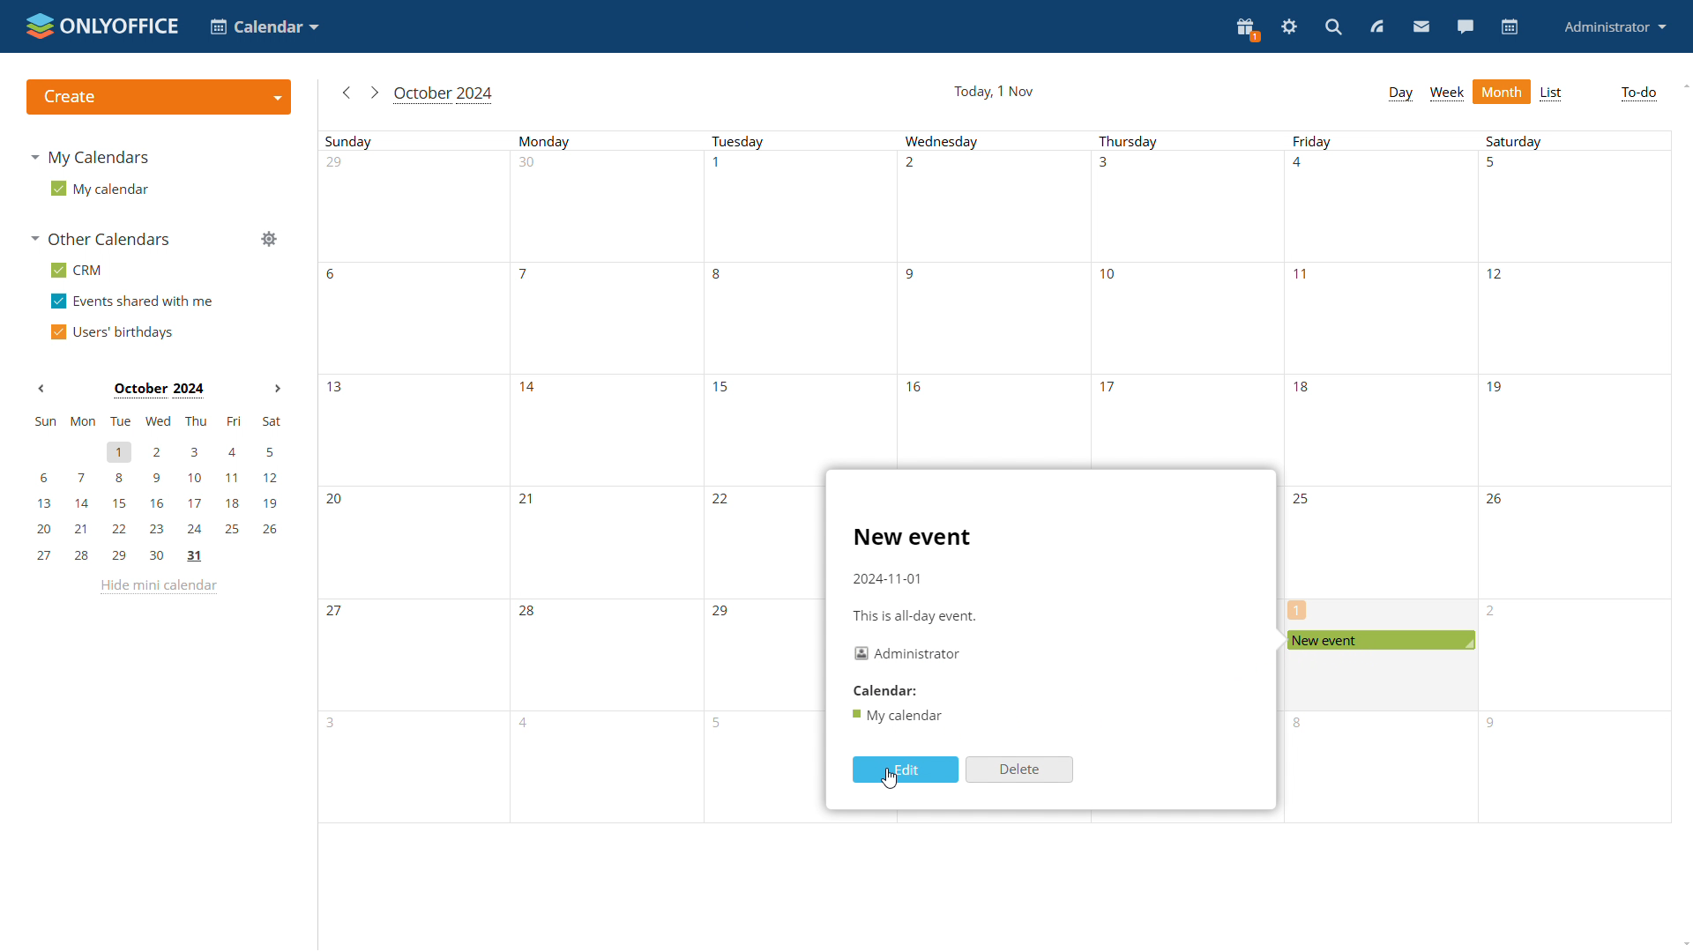 The height and width of the screenshot is (952, 1693). I want to click on delete, so click(1018, 769).